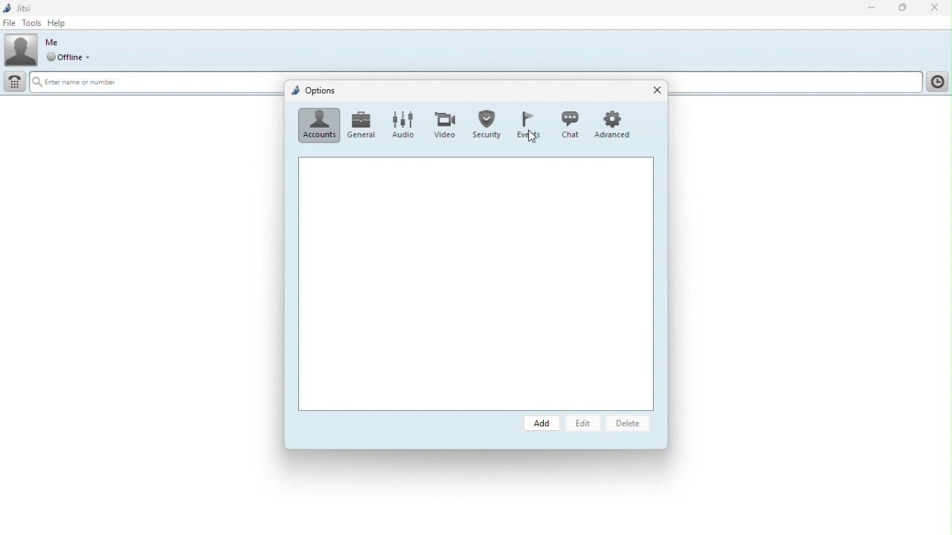 This screenshot has width=952, height=535. I want to click on Tools, so click(31, 23).